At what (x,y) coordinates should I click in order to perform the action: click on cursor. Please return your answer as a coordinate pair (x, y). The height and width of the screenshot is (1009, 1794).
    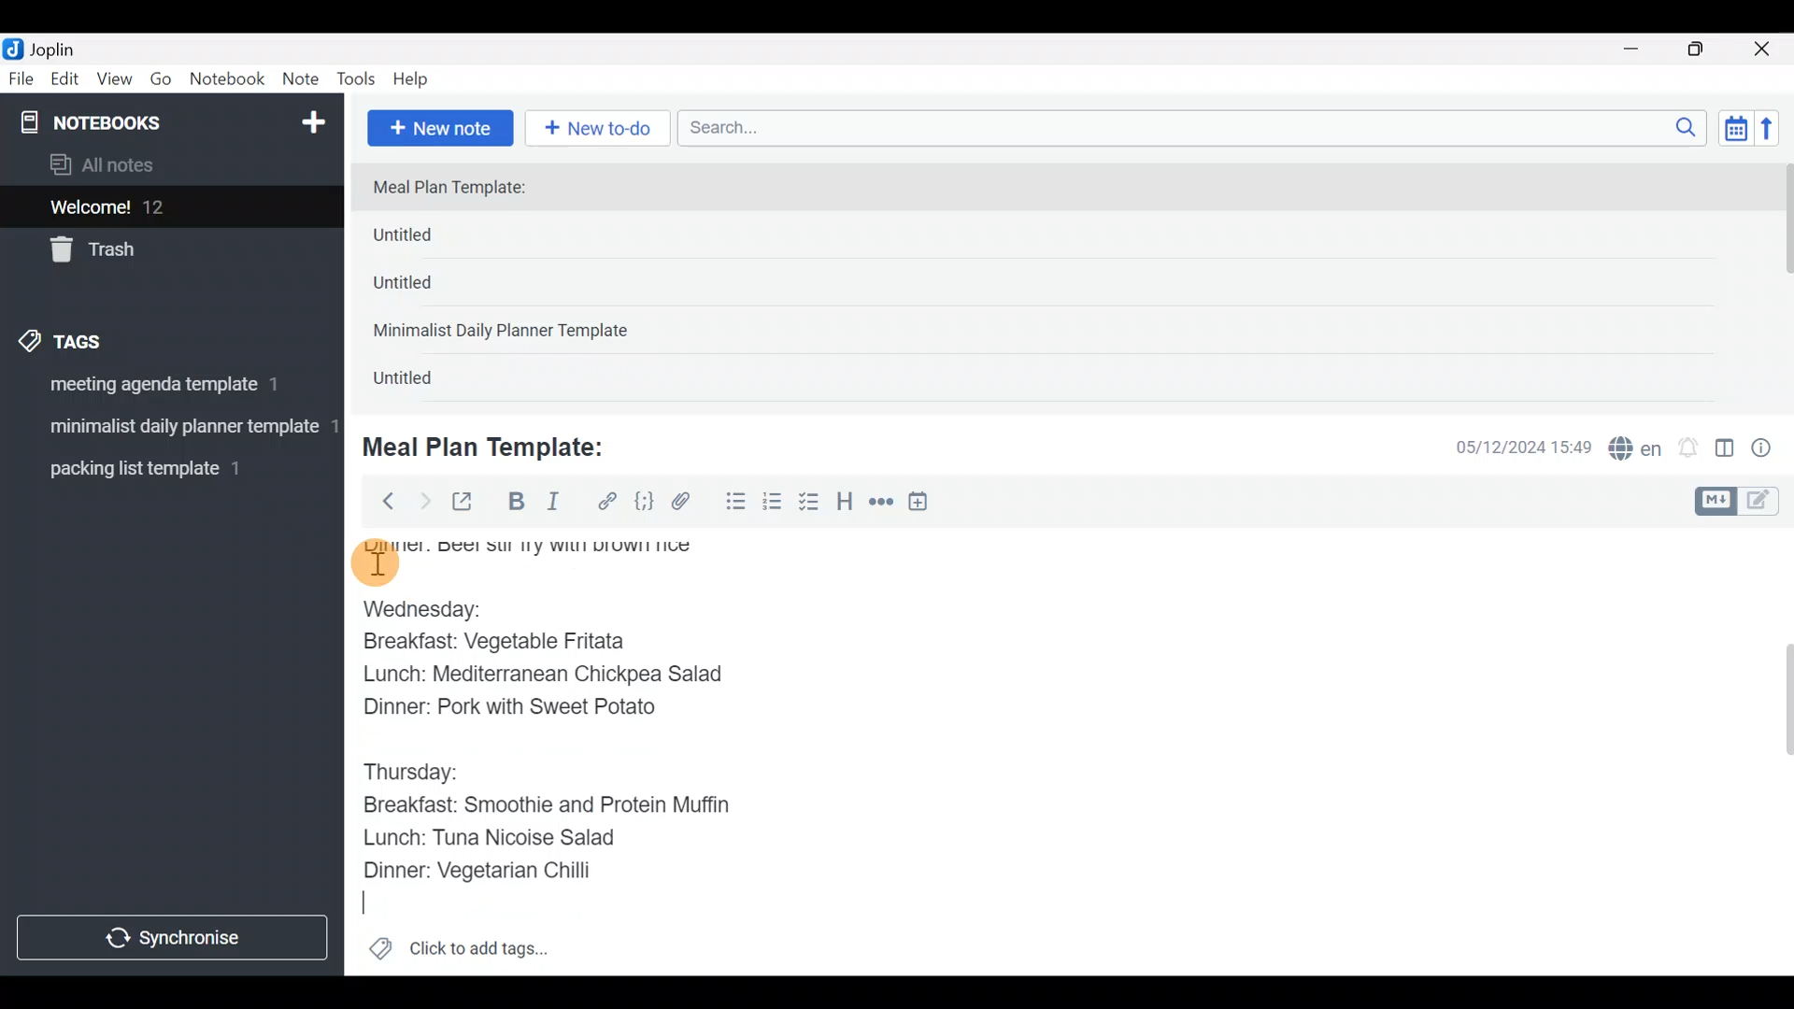
    Looking at the image, I should click on (374, 563).